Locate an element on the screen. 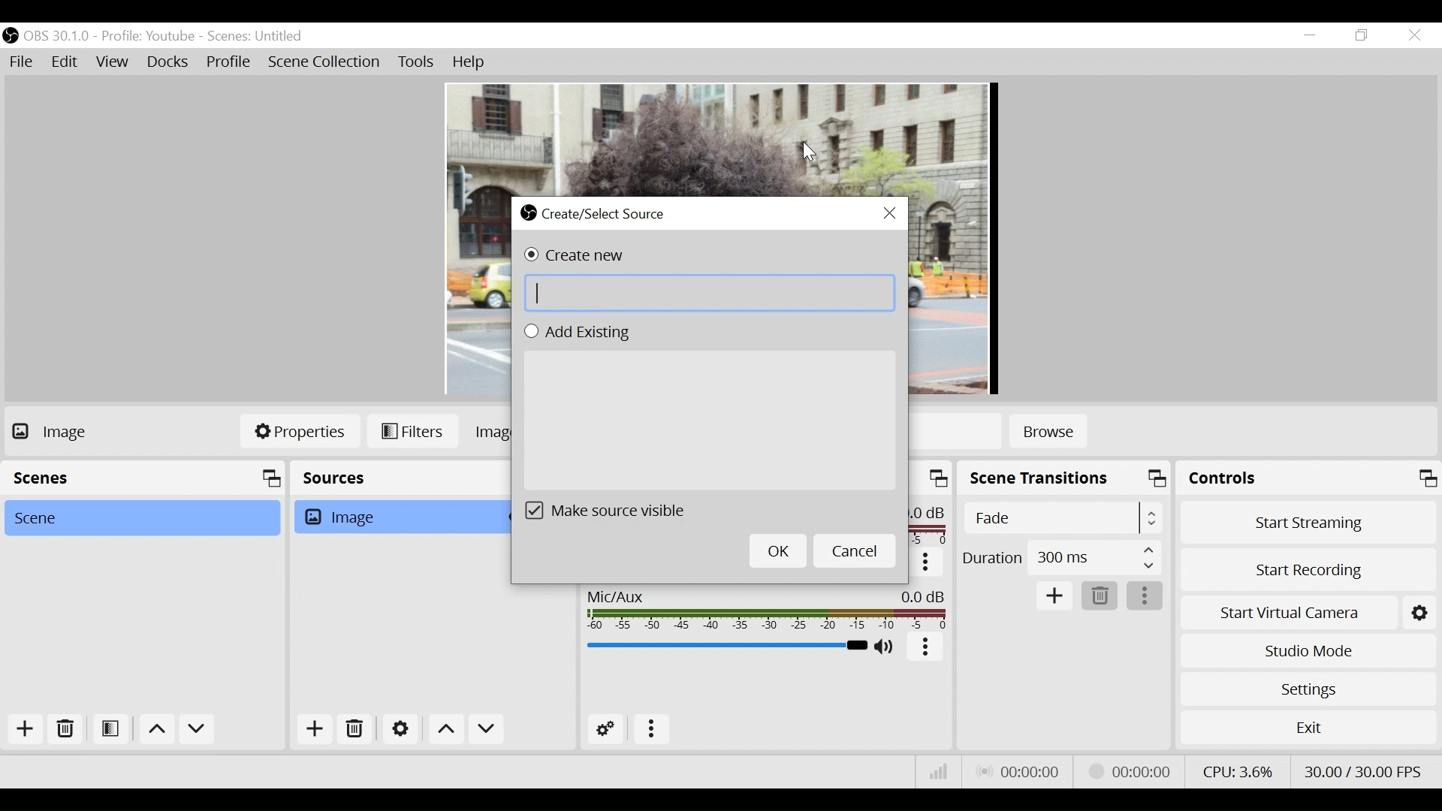 This screenshot has height=811, width=1442. Scenes is located at coordinates (144, 479).